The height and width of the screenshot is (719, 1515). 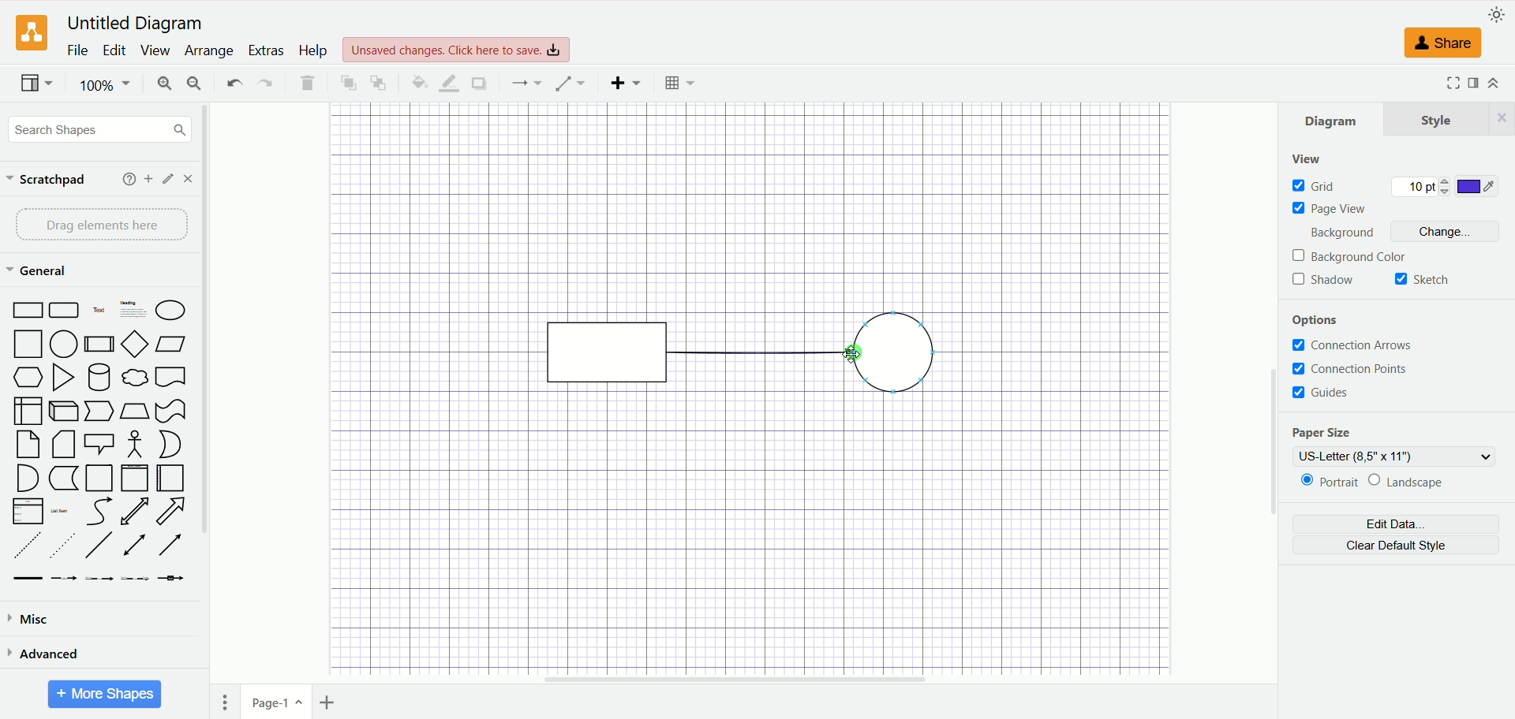 What do you see at coordinates (329, 705) in the screenshot?
I see `insert page` at bounding box center [329, 705].